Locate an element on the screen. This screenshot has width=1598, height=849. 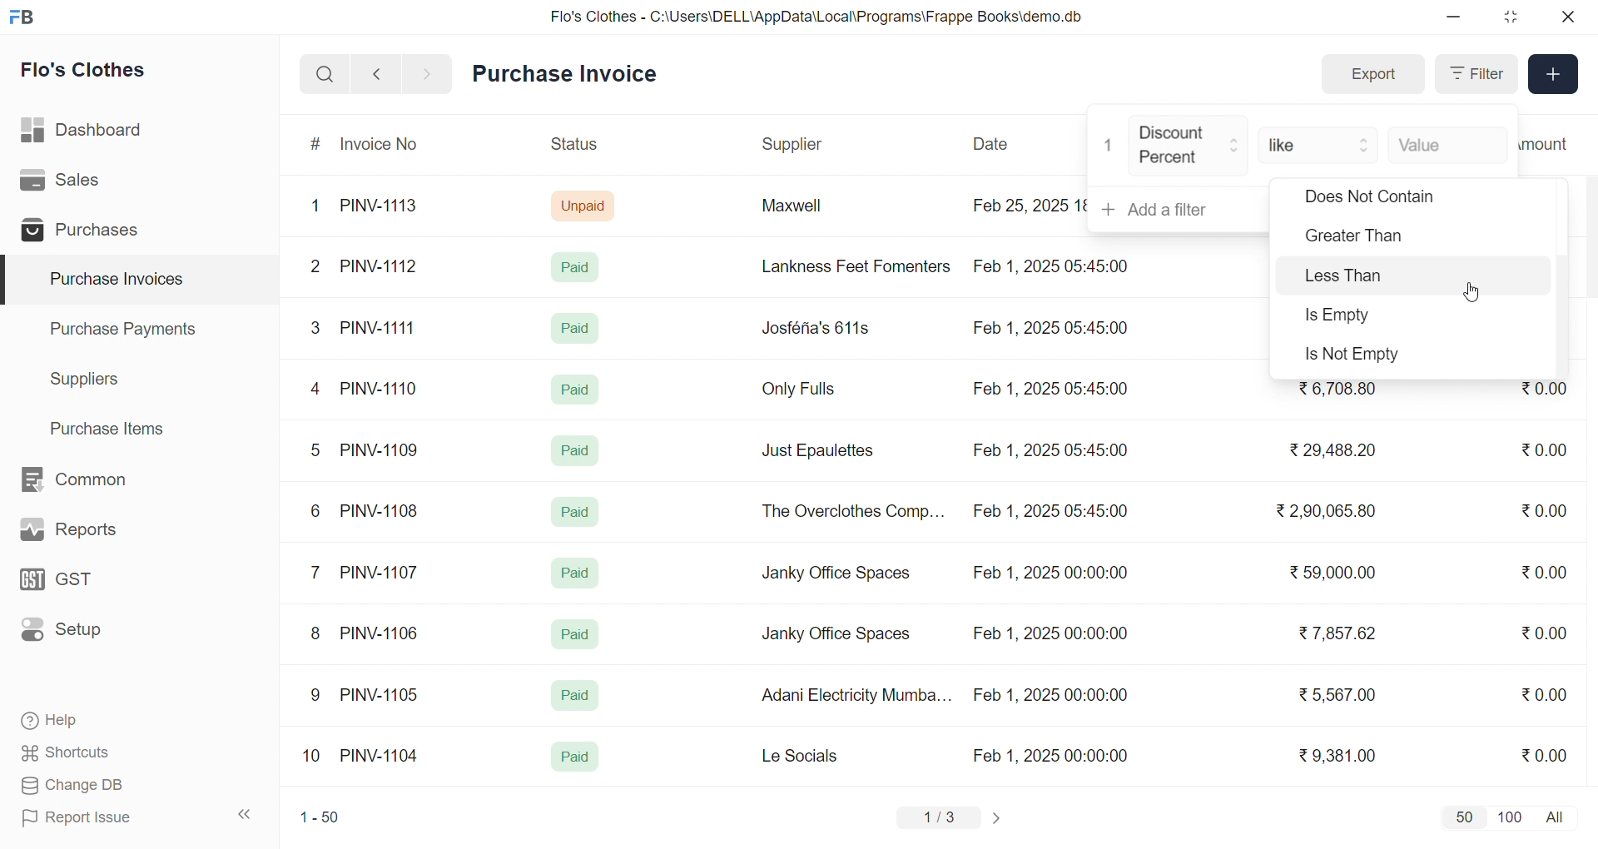
PINV-1111 is located at coordinates (380, 327).